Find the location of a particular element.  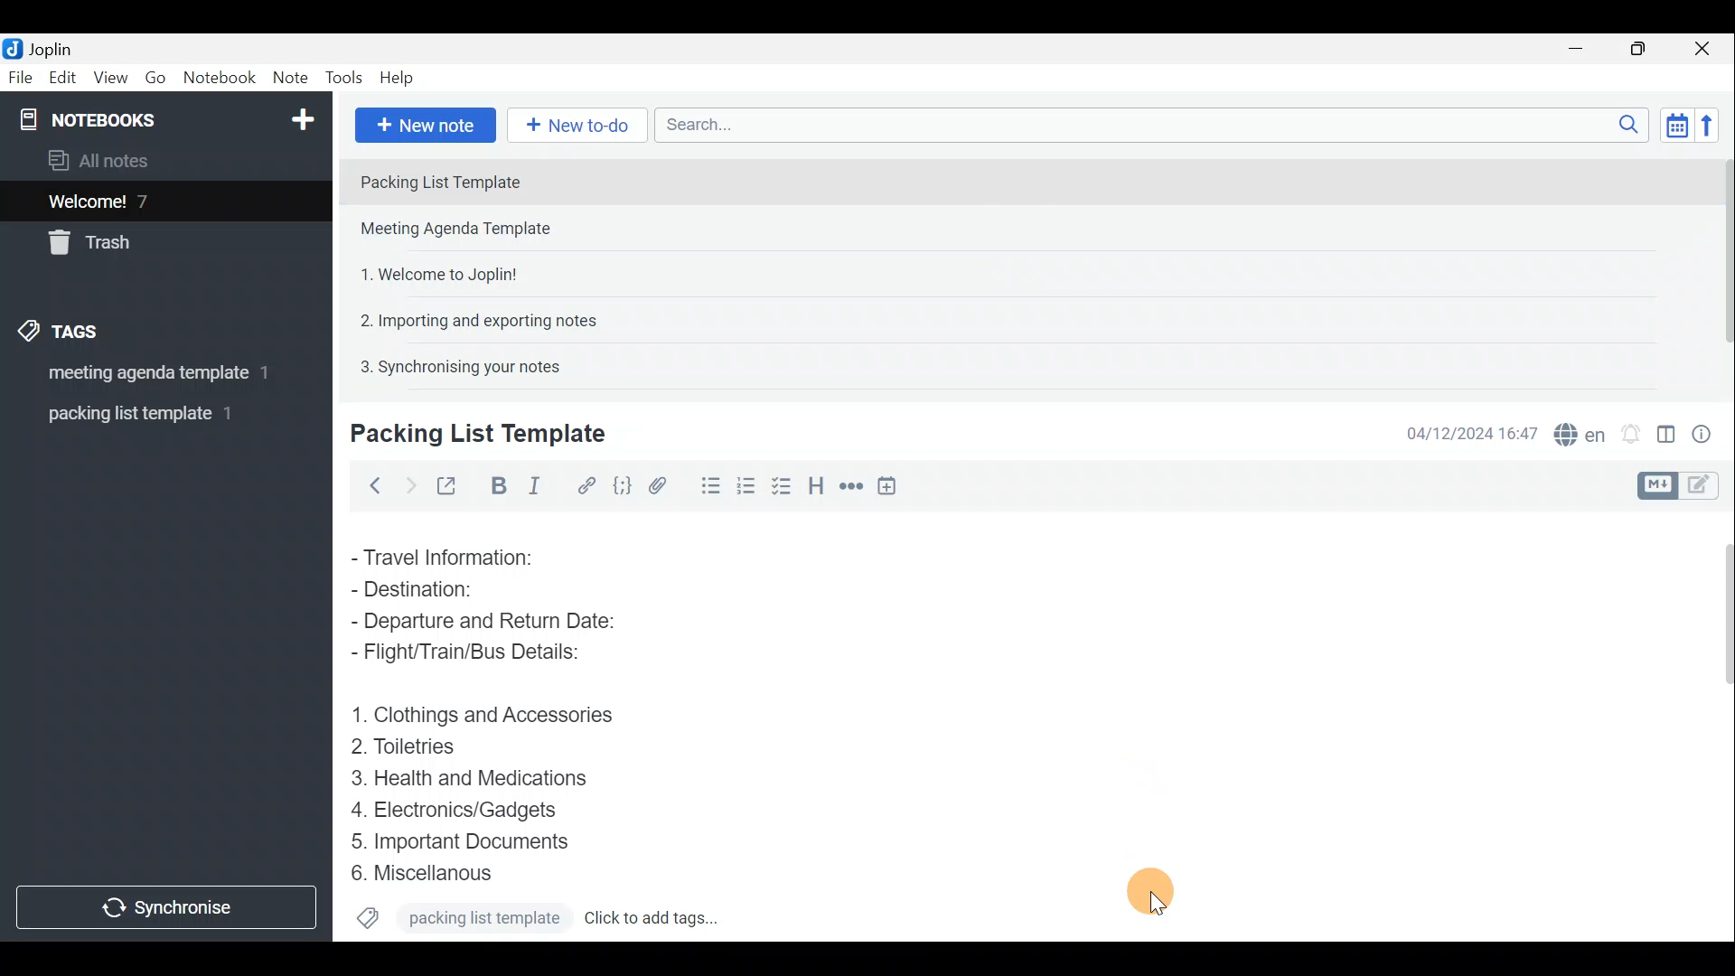

Code is located at coordinates (622, 484).